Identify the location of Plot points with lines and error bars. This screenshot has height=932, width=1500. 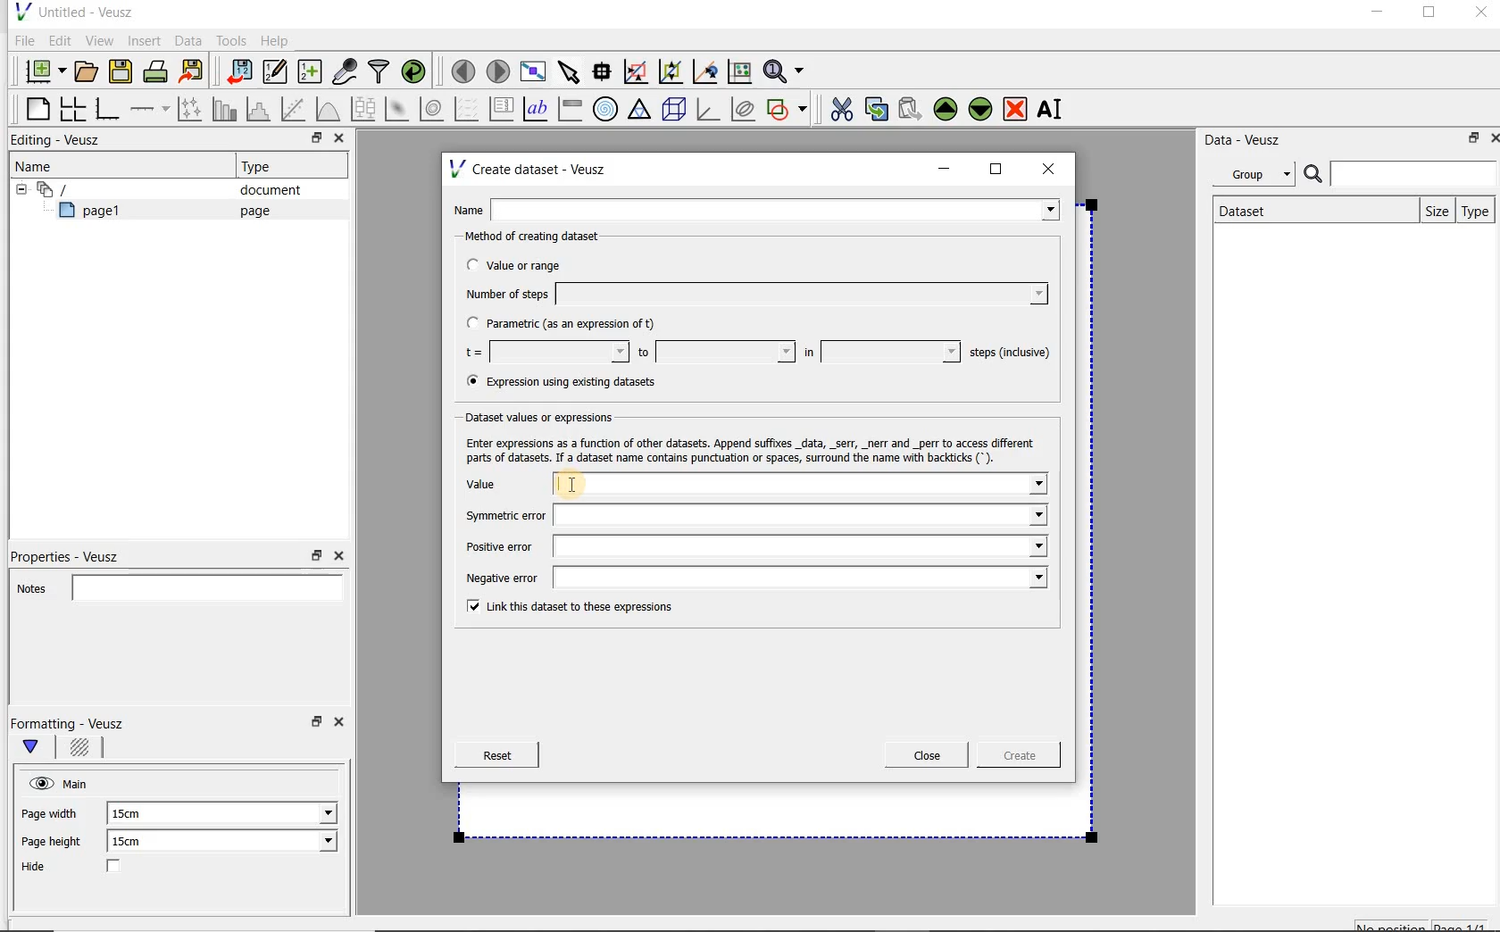
(191, 108).